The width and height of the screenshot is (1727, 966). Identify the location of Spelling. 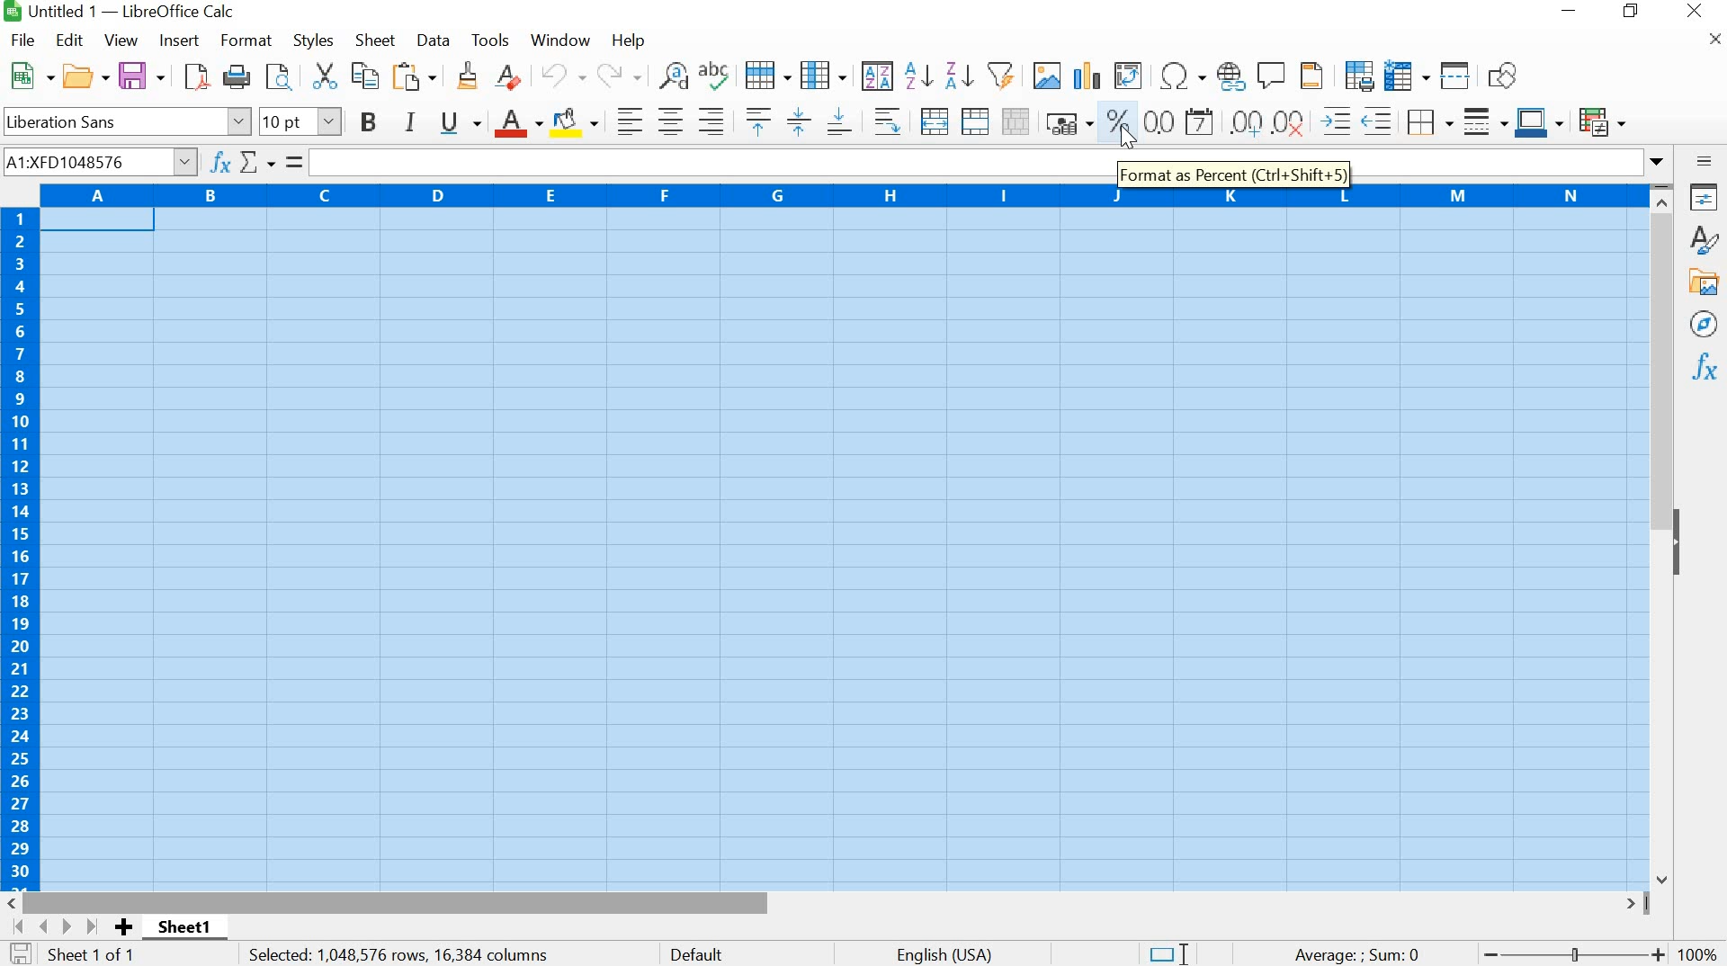
(712, 76).